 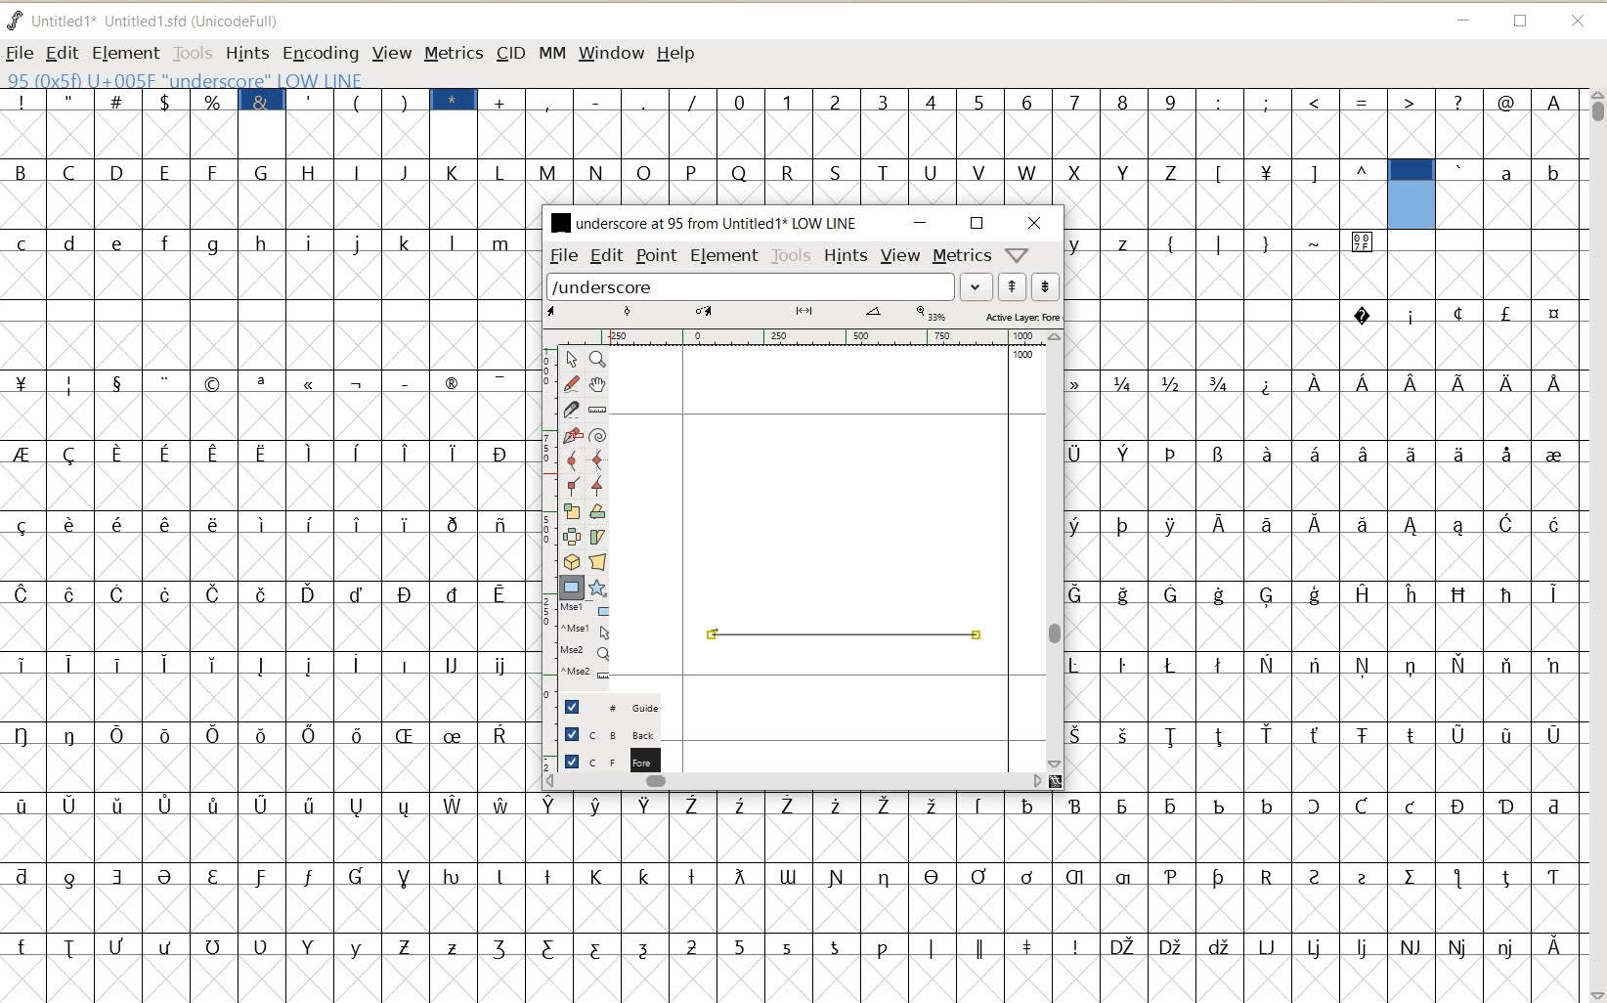 What do you see at coordinates (977, 287) in the screenshot?
I see `EXPAND` at bounding box center [977, 287].